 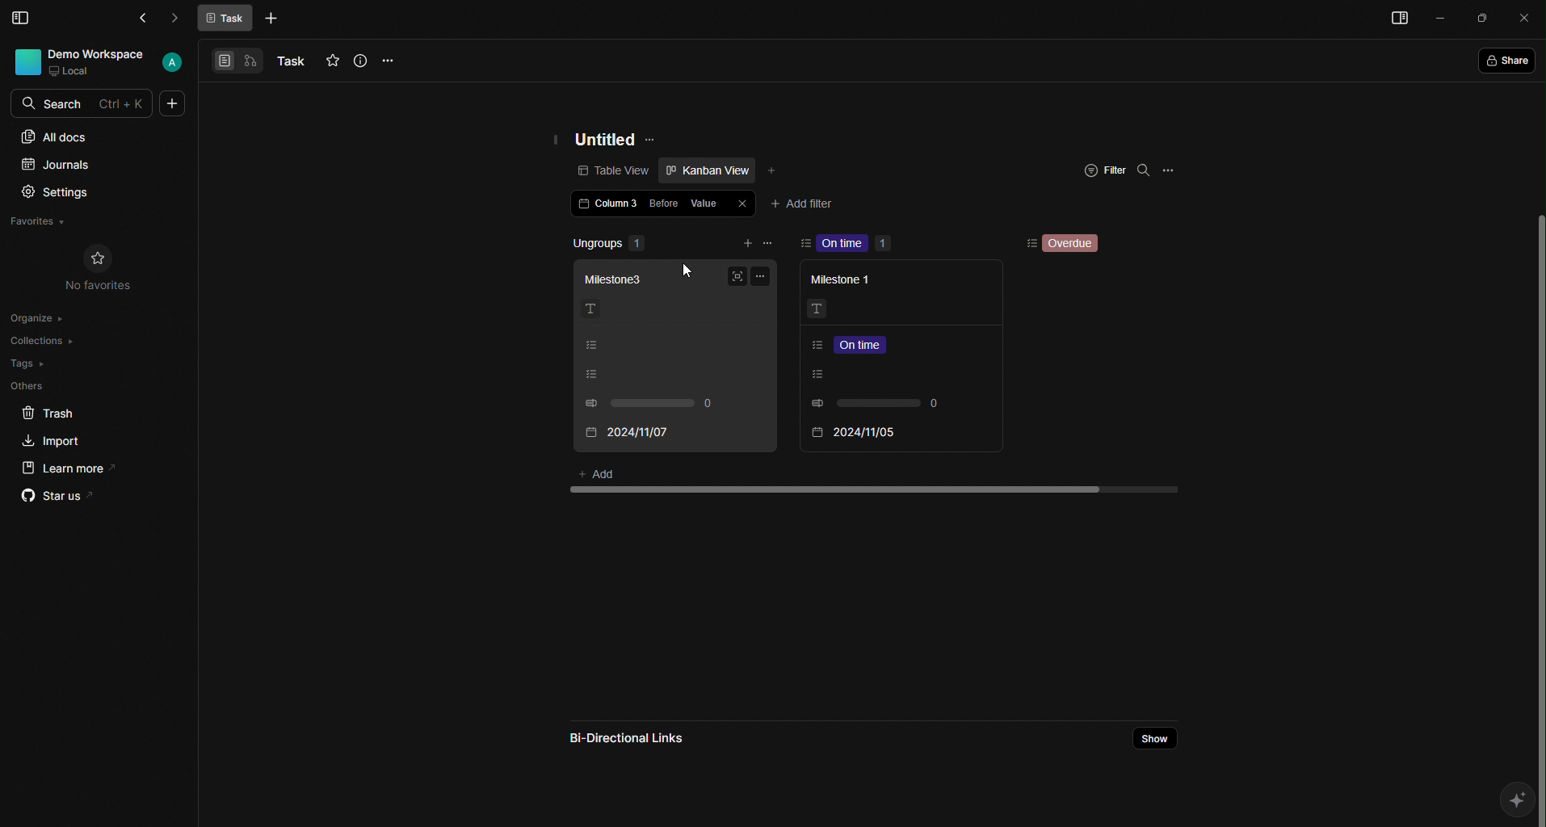 What do you see at coordinates (605, 205) in the screenshot?
I see `Column 3` at bounding box center [605, 205].